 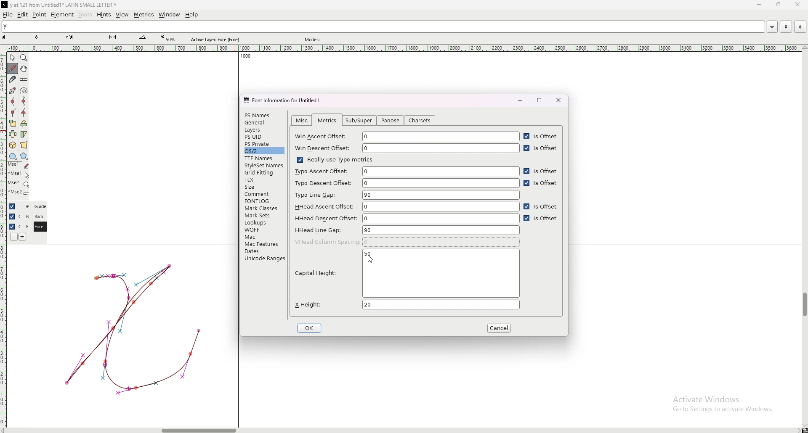 I want to click on magnify, so click(x=24, y=58).